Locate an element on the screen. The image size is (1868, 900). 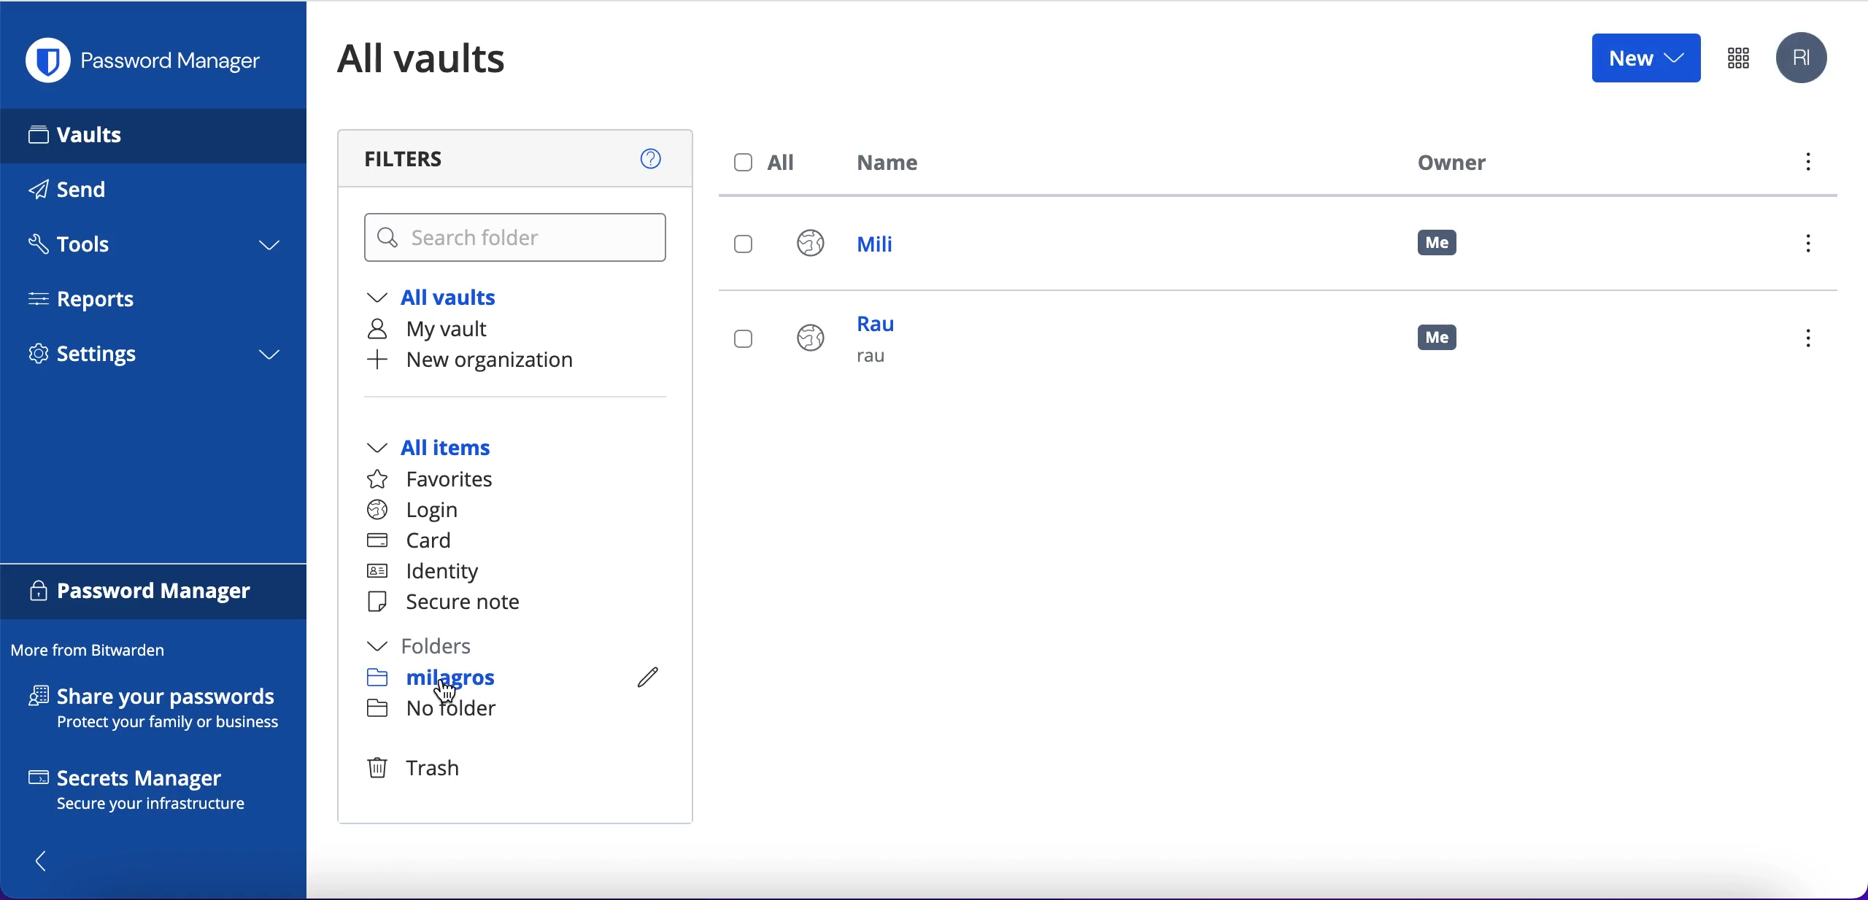
filters is located at coordinates (518, 158).